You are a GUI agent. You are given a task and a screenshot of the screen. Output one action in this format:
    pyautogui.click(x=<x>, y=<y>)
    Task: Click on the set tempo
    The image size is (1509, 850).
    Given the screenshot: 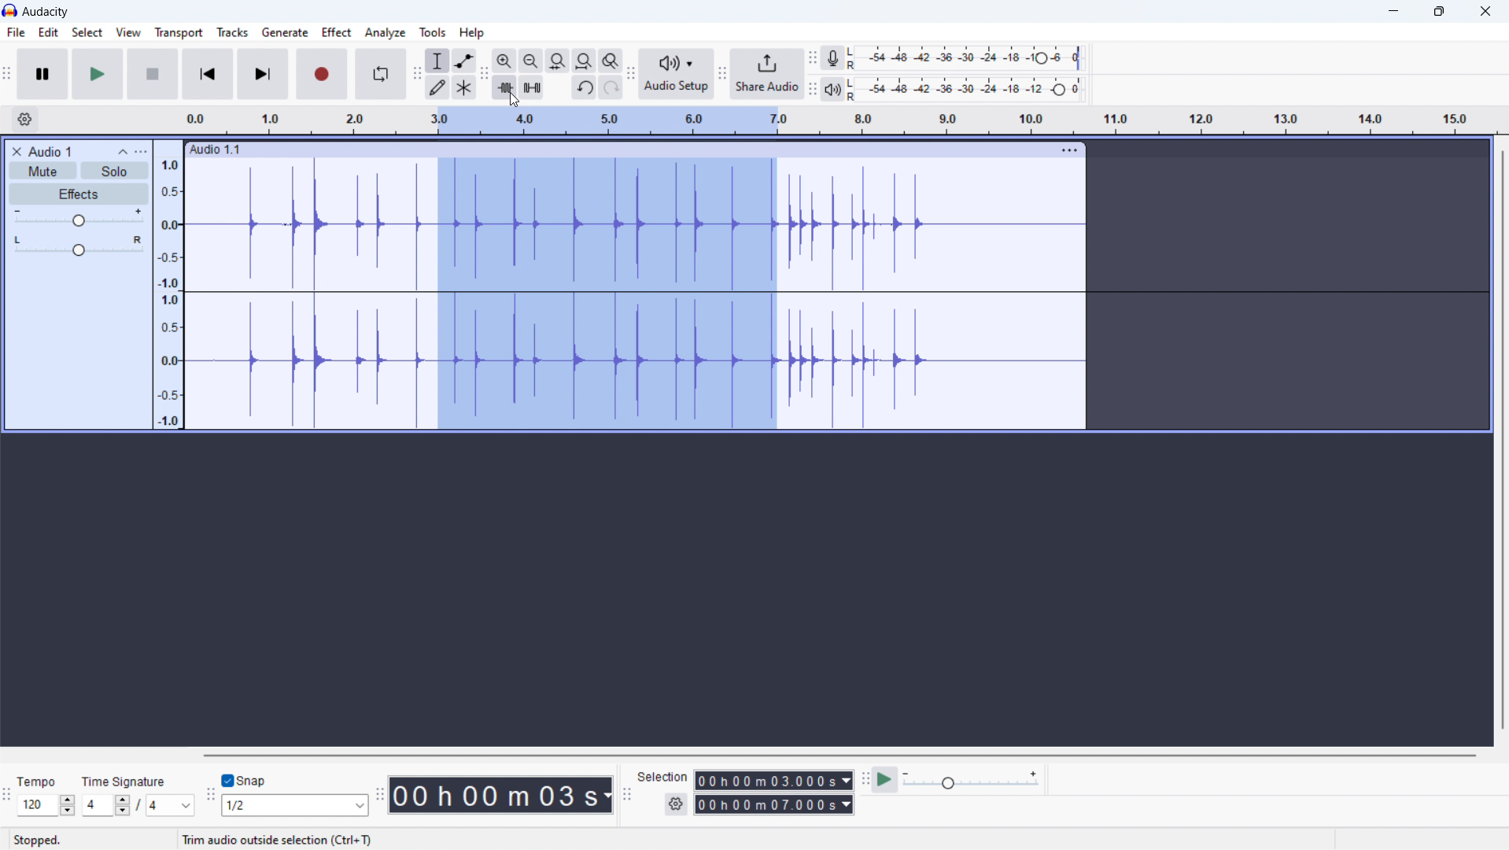 What is the action you would take?
    pyautogui.click(x=46, y=805)
    